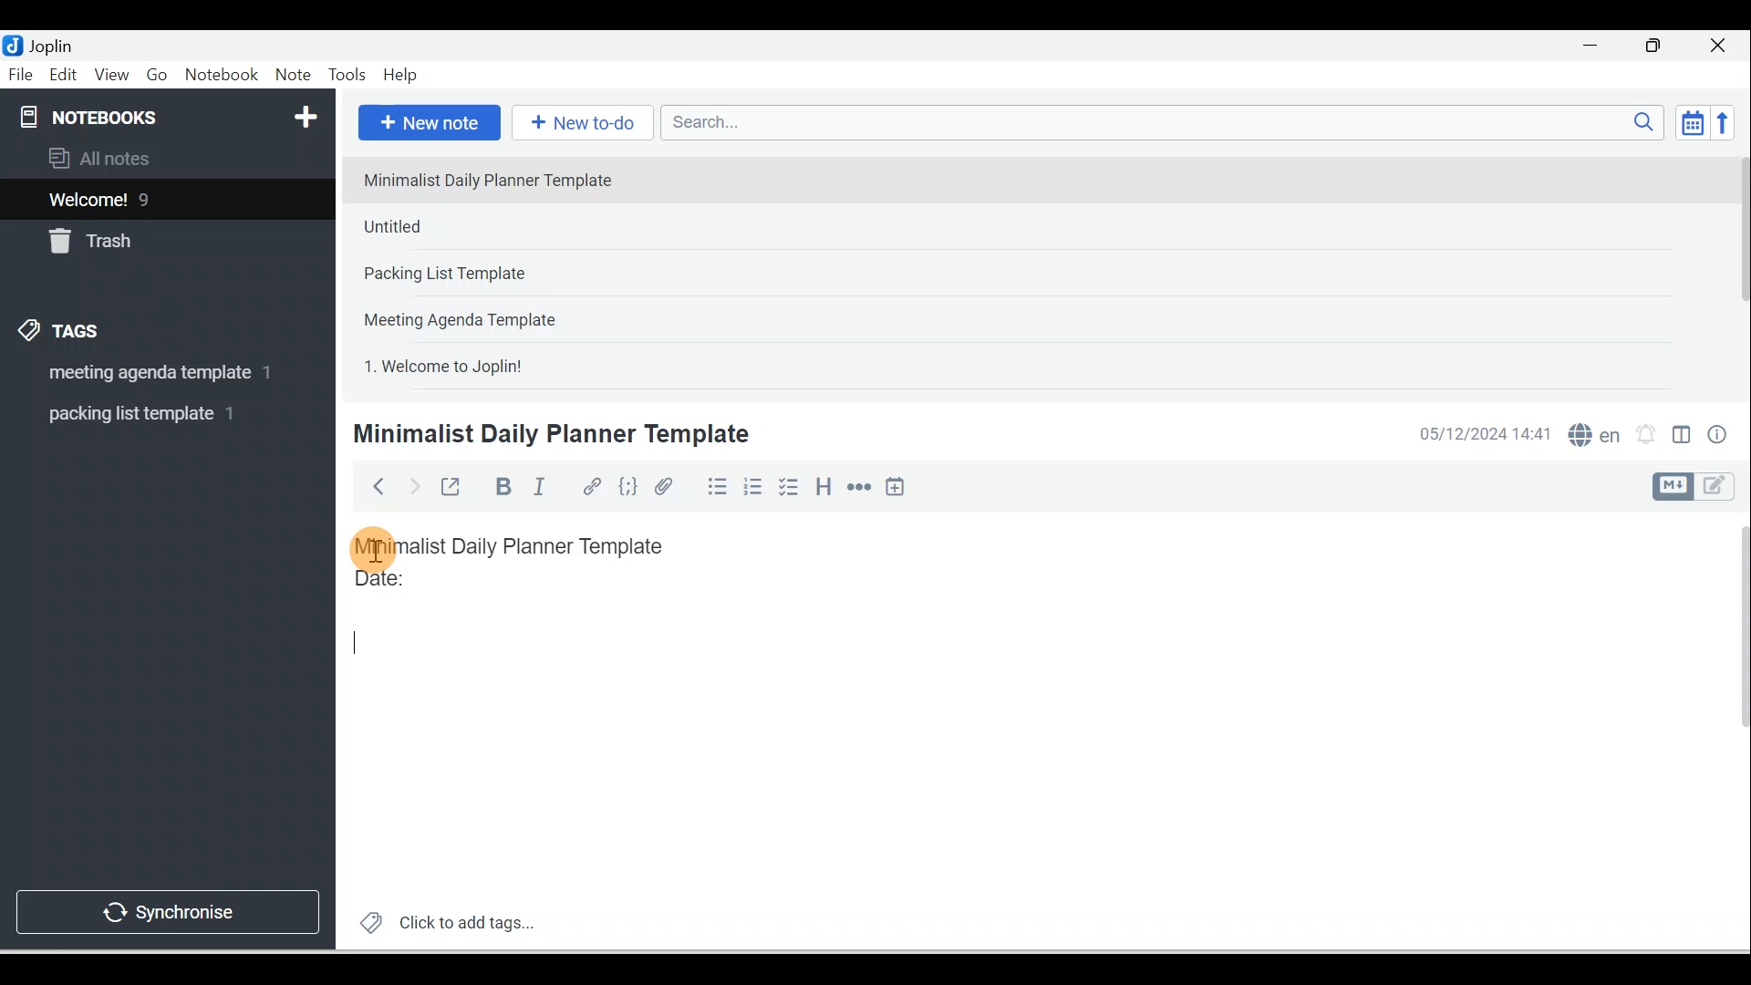 Image resolution: width=1751 pixels, height=985 pixels. Describe the element at coordinates (65, 76) in the screenshot. I see `Edit` at that location.